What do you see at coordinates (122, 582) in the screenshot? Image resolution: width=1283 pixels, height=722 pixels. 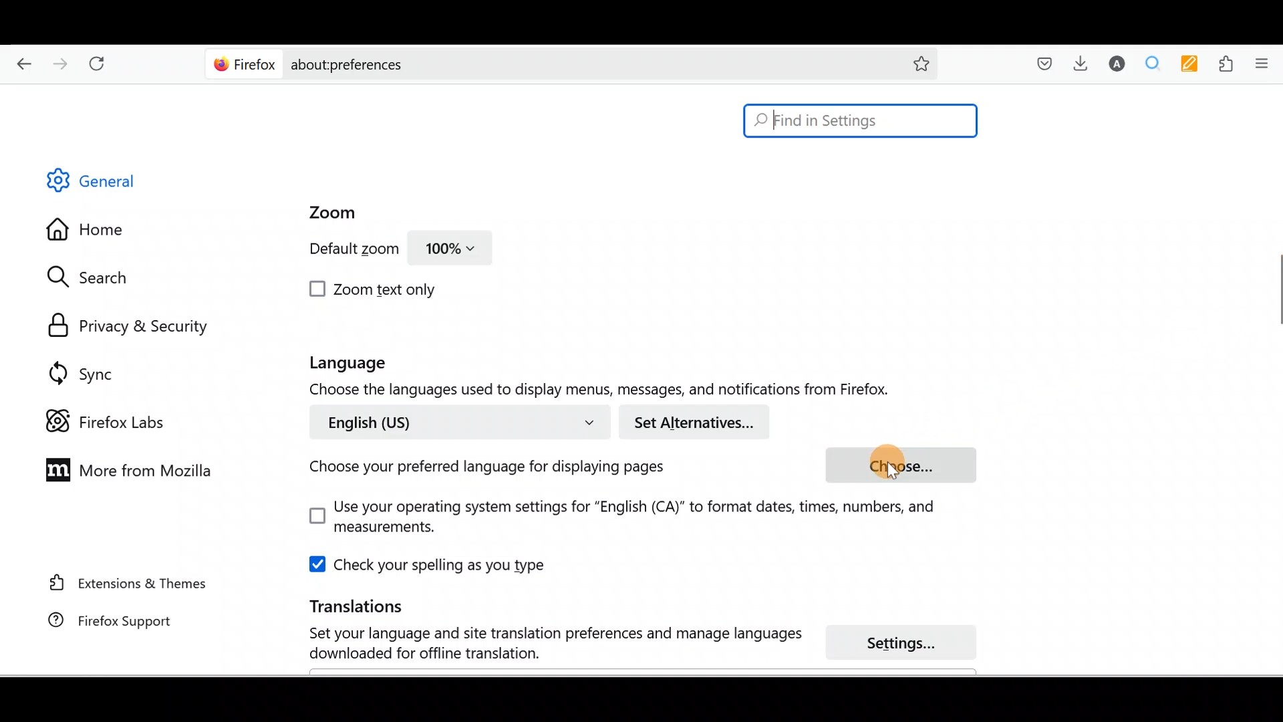 I see `Extension & Themes` at bounding box center [122, 582].